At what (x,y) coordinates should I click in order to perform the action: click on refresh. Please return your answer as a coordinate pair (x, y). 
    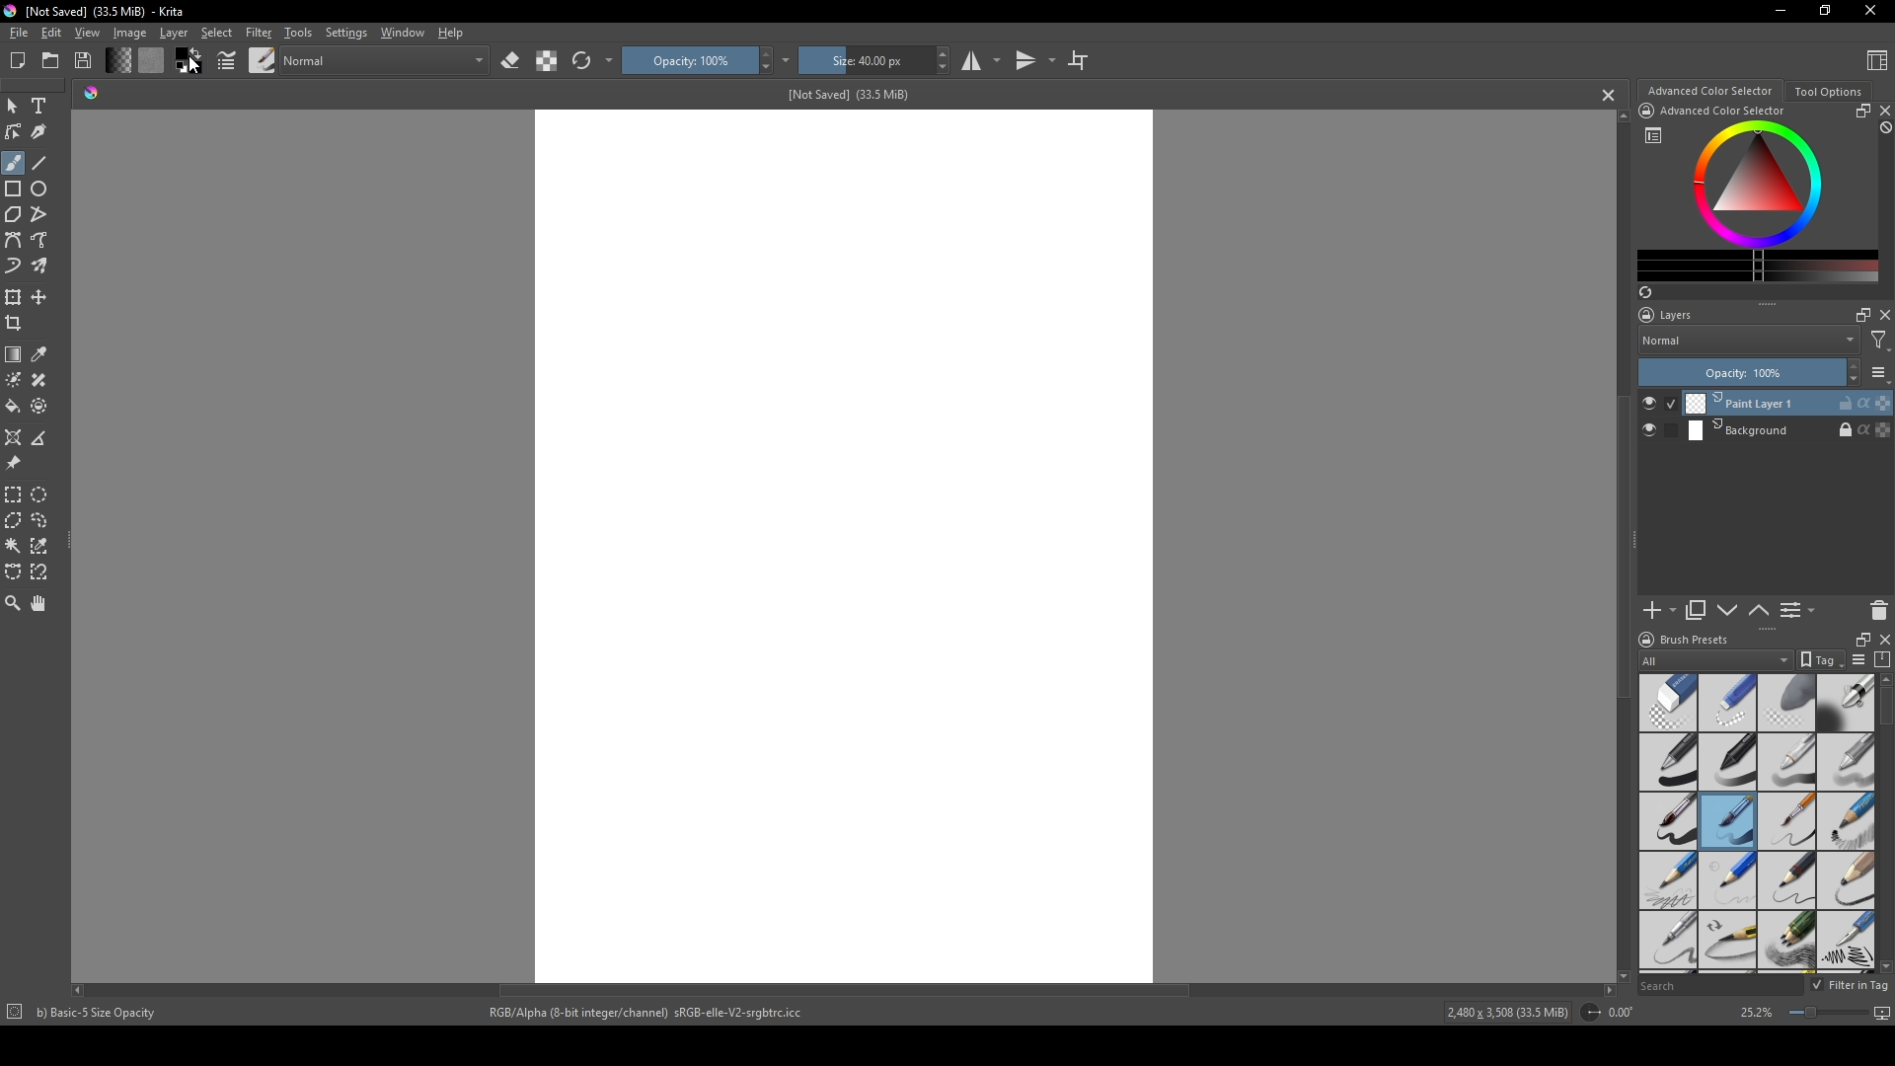
    Looking at the image, I should click on (1644, 292).